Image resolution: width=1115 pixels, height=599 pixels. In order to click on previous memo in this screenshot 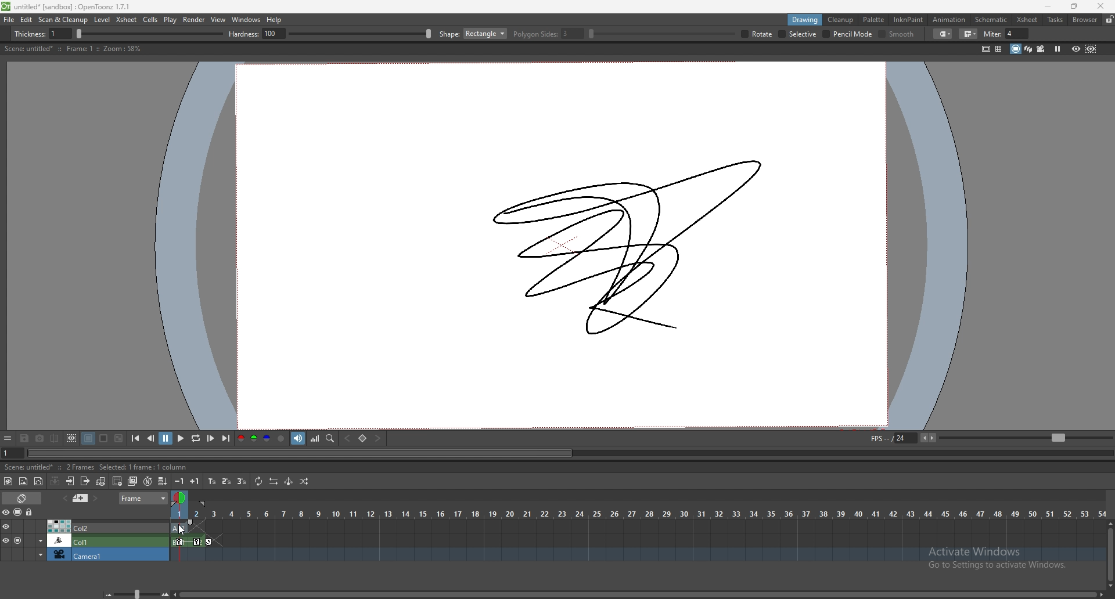, I will do `click(63, 498)`.